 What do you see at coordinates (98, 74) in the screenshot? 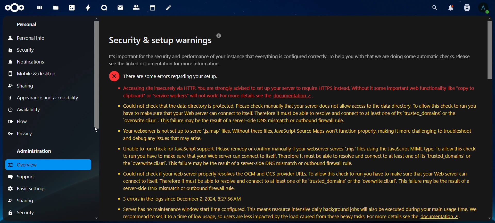
I see `scrollbar` at bounding box center [98, 74].